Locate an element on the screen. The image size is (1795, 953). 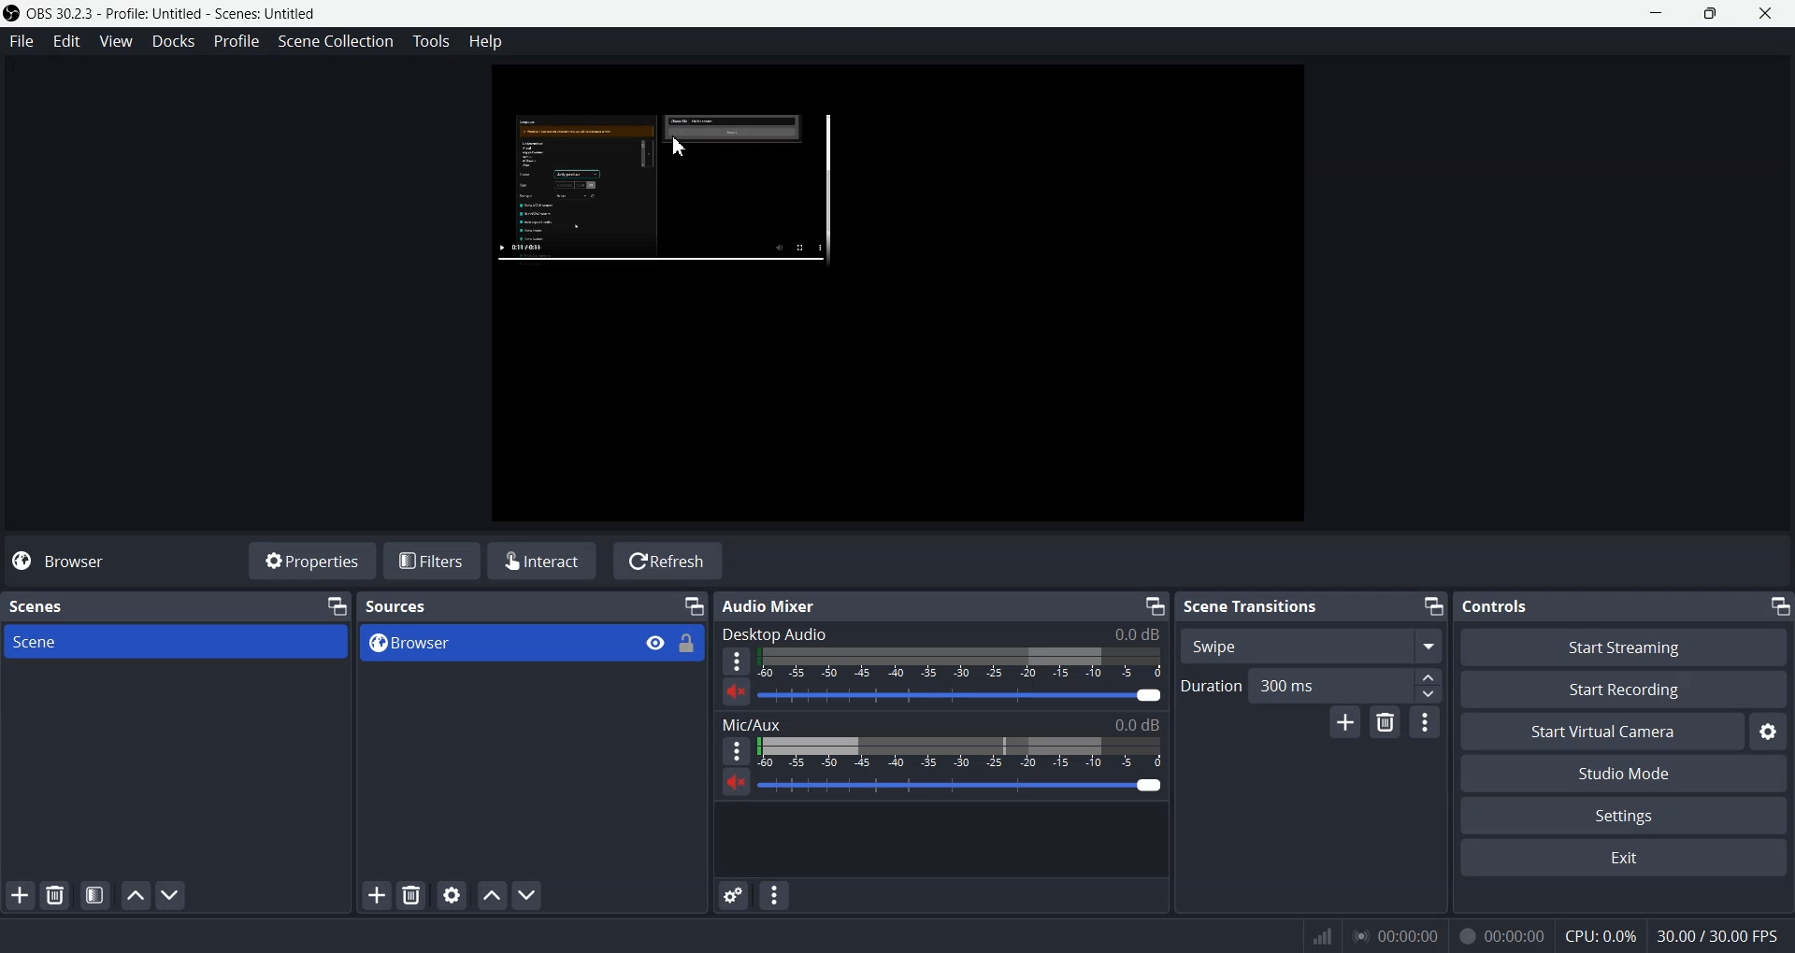
Tools is located at coordinates (431, 40).